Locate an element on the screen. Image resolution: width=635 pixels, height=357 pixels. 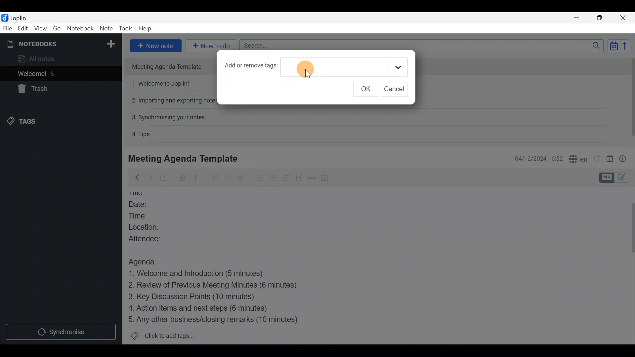
Italic is located at coordinates (200, 178).